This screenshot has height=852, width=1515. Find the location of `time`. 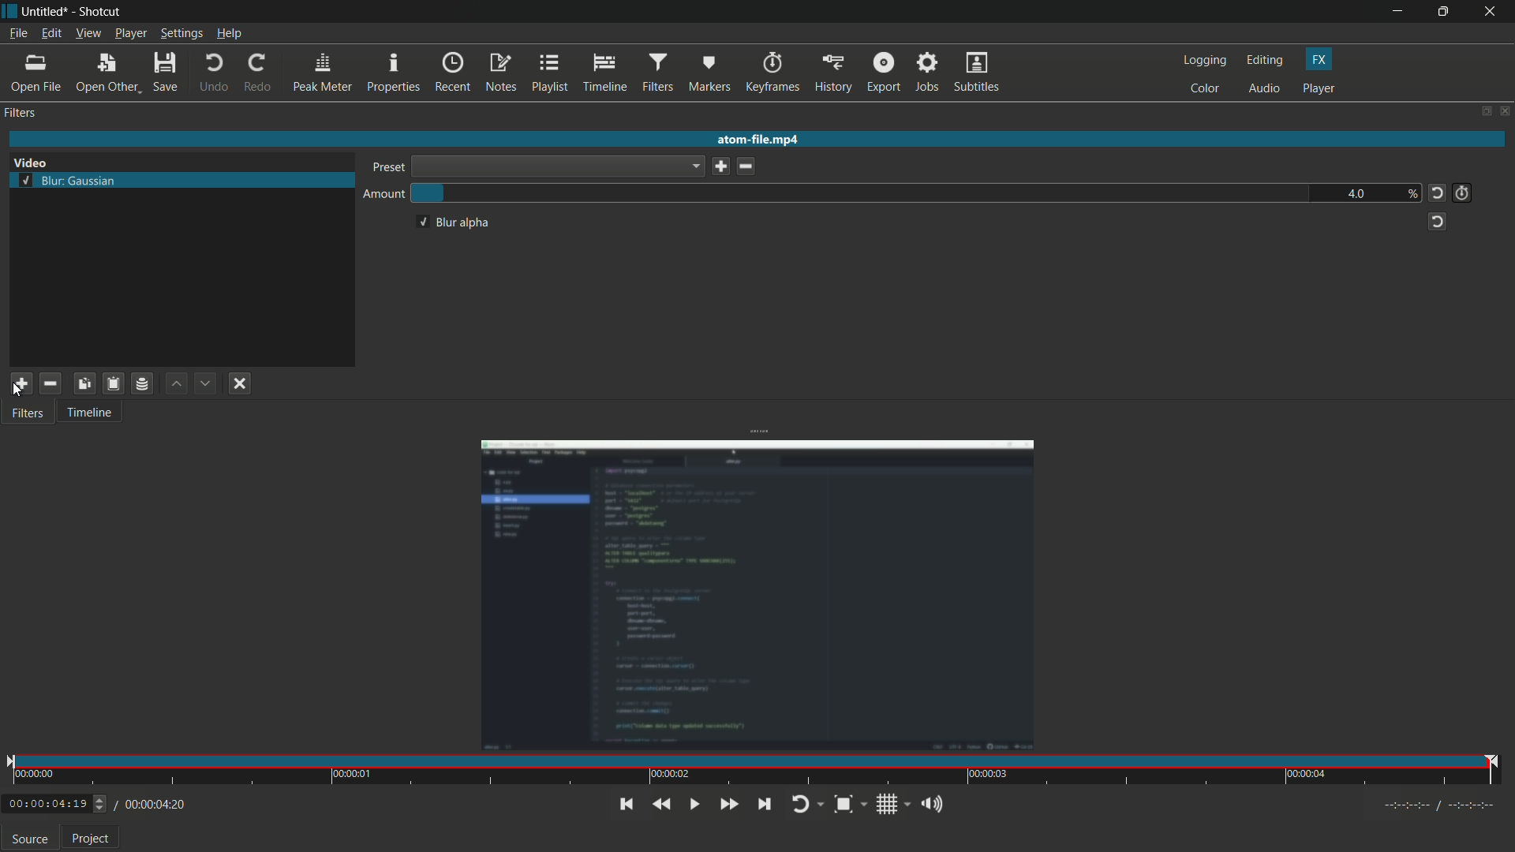

time is located at coordinates (755, 771).